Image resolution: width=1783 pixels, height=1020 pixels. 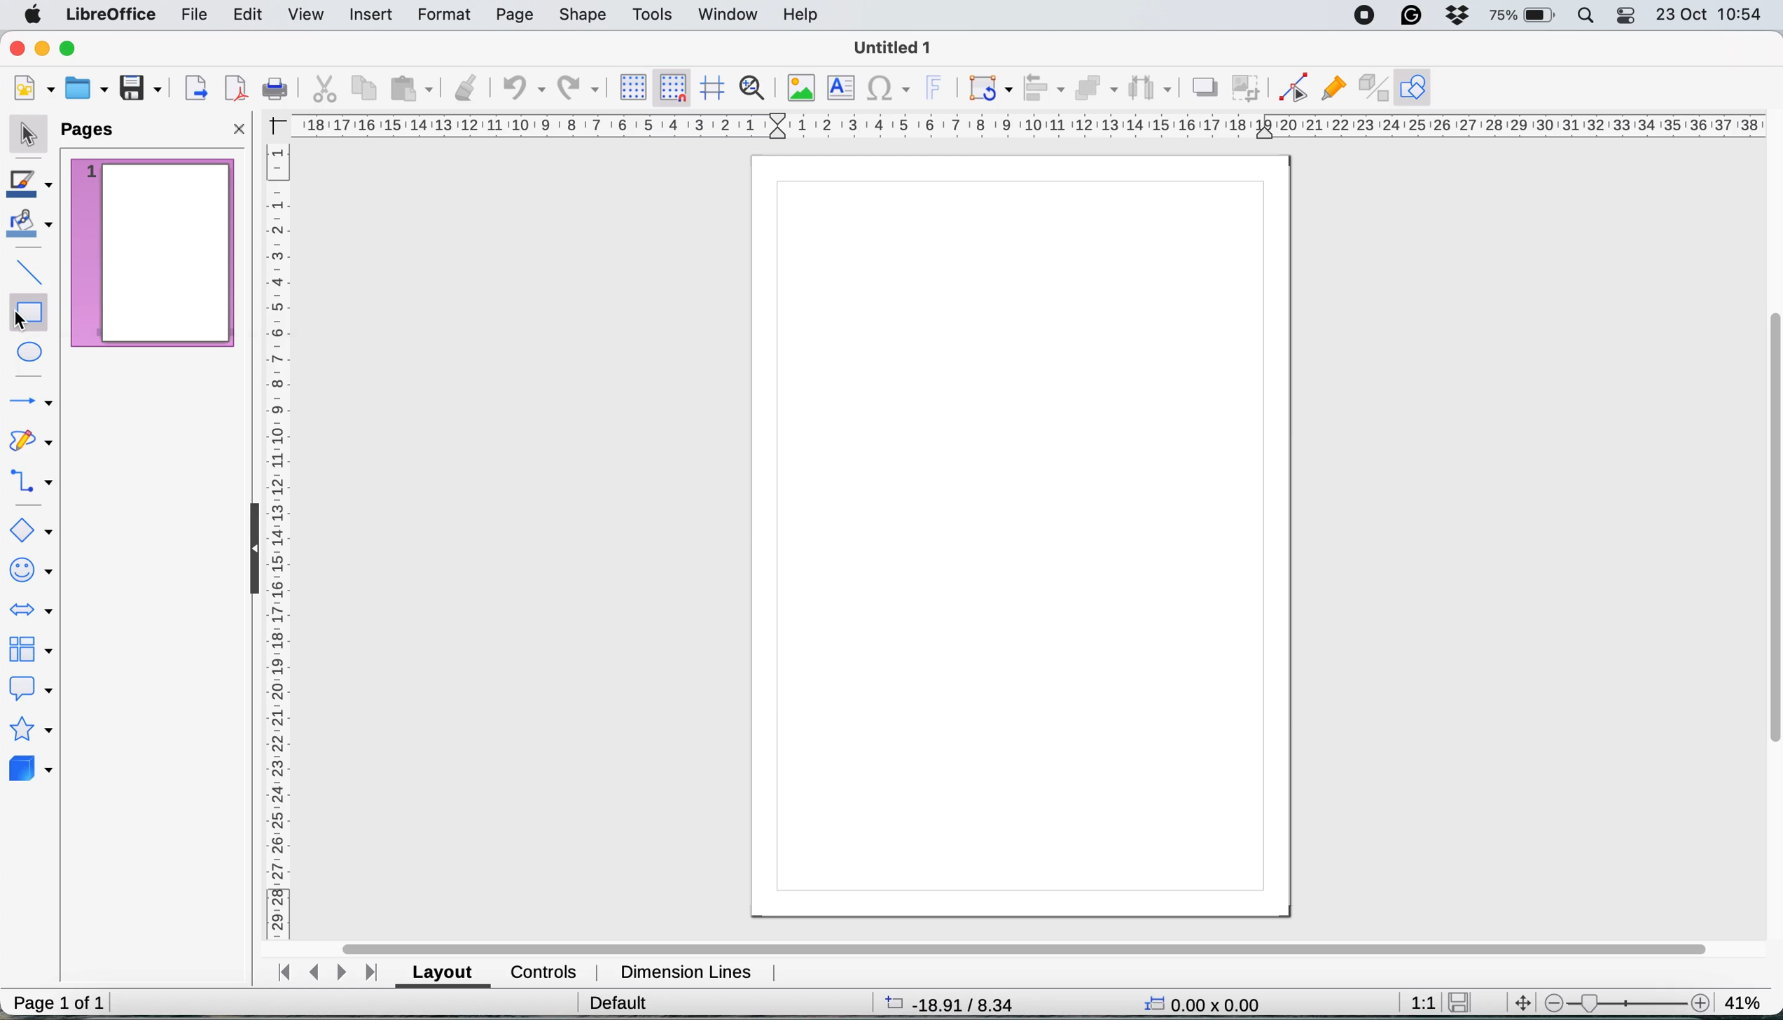 What do you see at coordinates (67, 45) in the screenshot?
I see `maximise` at bounding box center [67, 45].